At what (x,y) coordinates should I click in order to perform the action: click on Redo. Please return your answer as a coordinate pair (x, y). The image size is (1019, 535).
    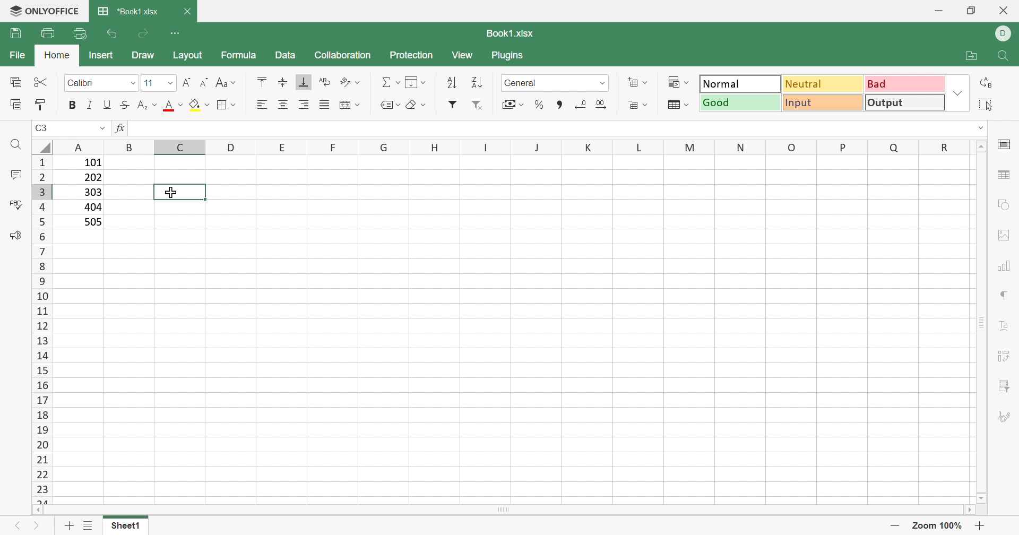
    Looking at the image, I should click on (145, 34).